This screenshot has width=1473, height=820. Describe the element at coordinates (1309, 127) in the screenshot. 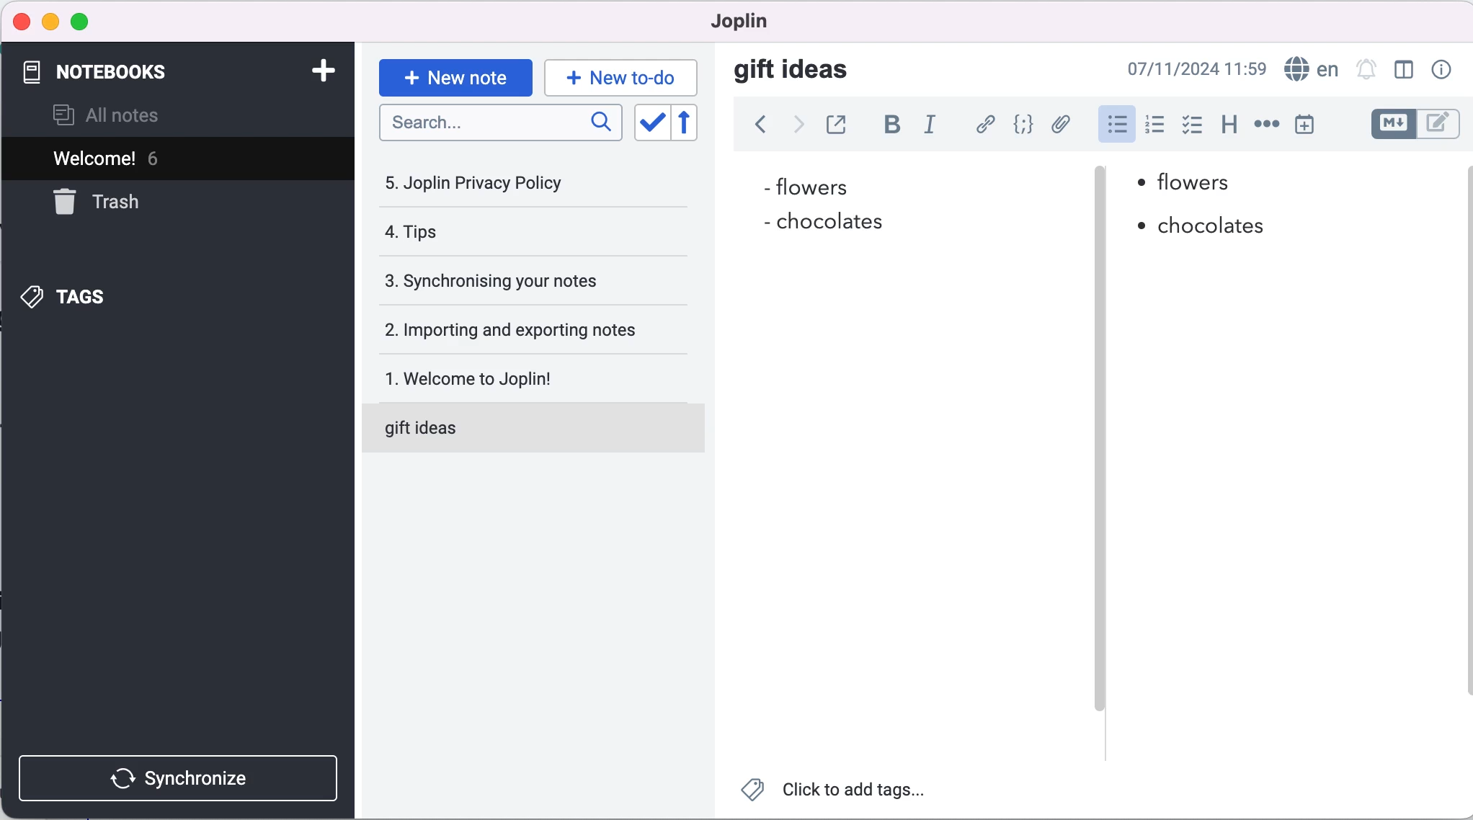

I see `insert time` at that location.